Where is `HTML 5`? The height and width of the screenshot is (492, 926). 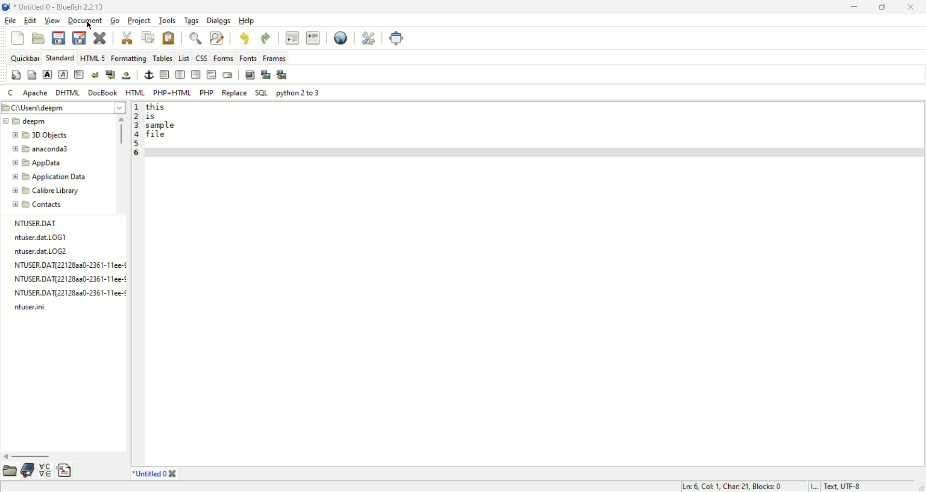 HTML 5 is located at coordinates (94, 58).